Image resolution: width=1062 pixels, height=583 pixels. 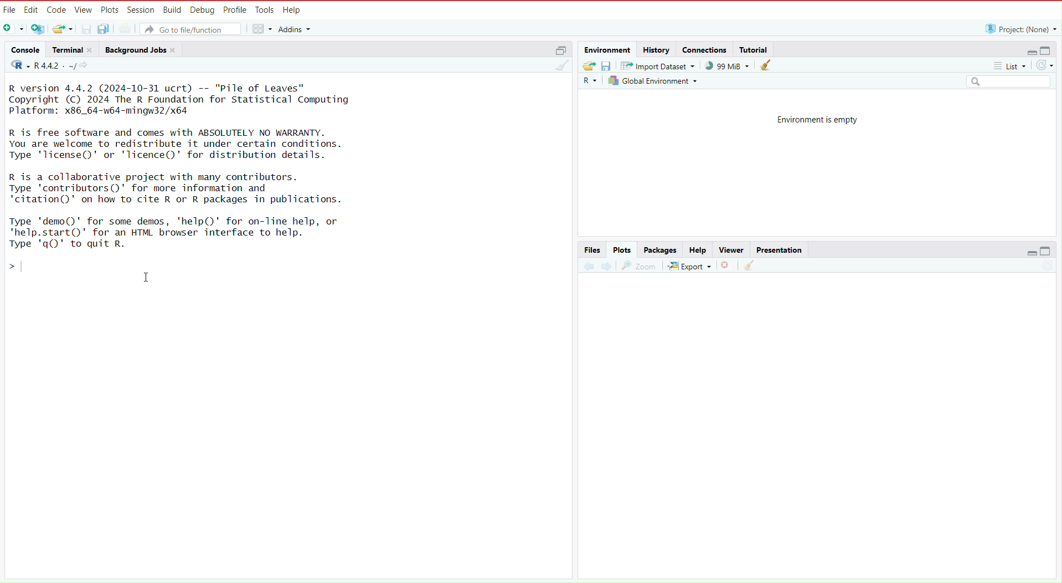 What do you see at coordinates (1027, 254) in the screenshot?
I see `minimize` at bounding box center [1027, 254].